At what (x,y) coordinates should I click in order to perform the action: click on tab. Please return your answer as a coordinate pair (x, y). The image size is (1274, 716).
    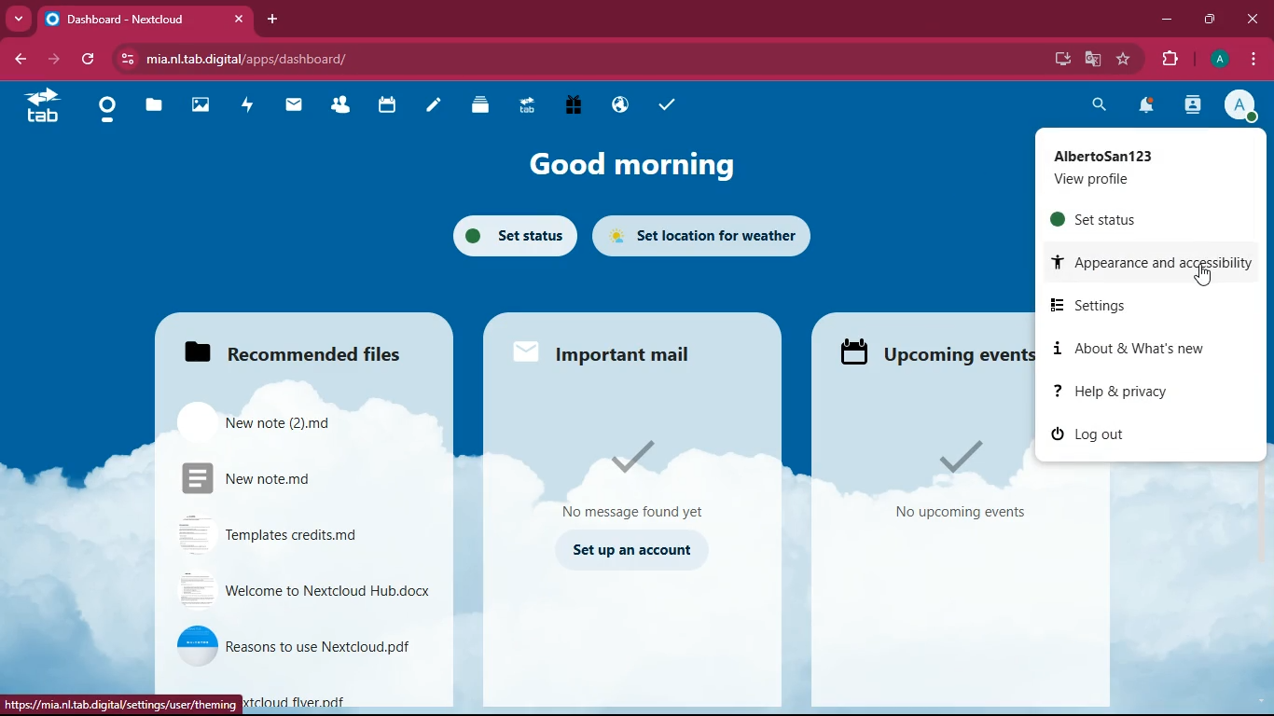
    Looking at the image, I should click on (136, 19).